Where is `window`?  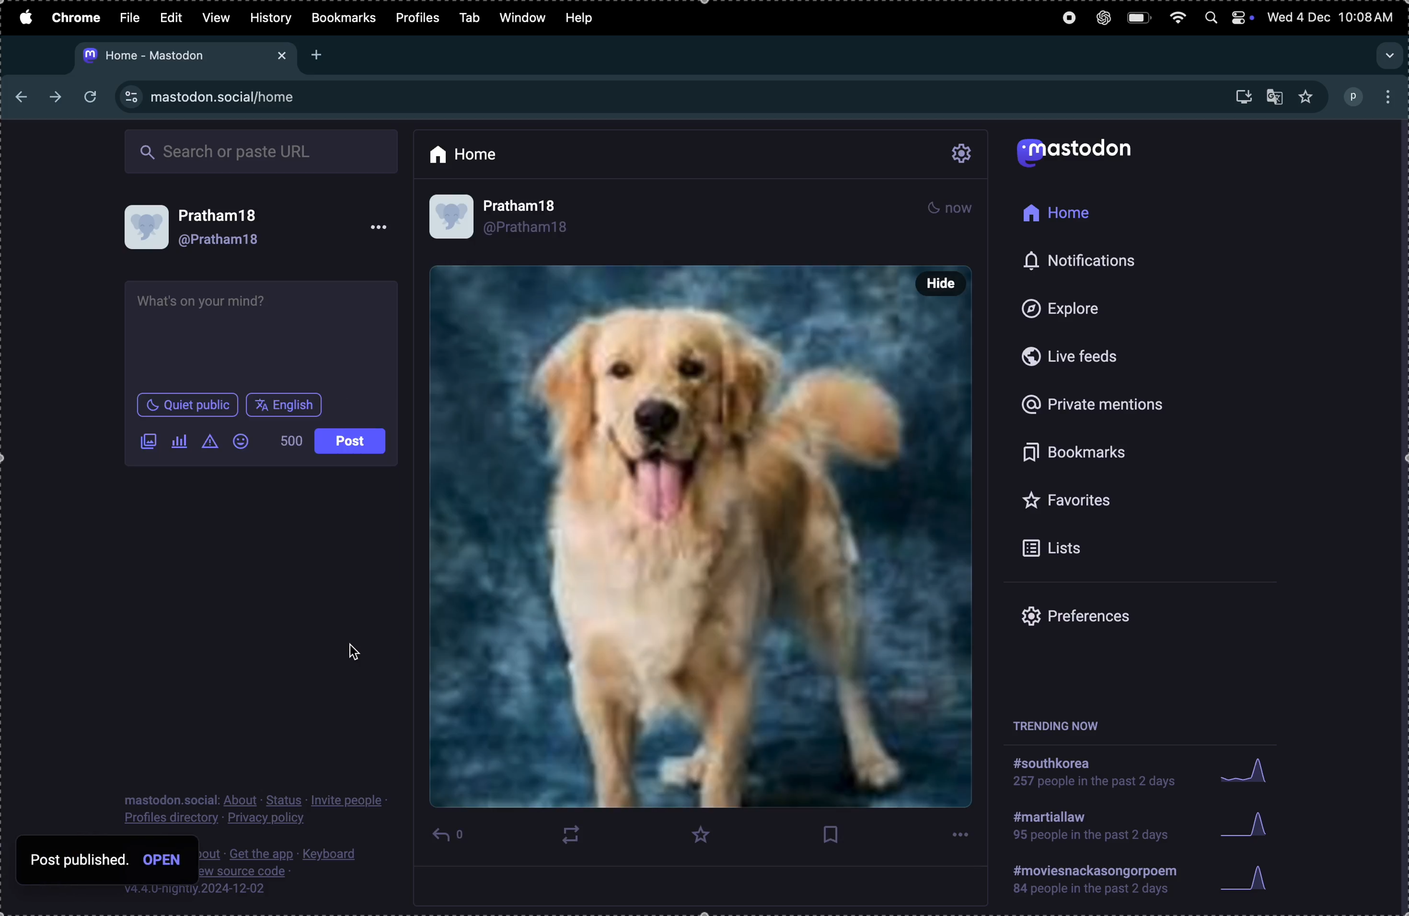 window is located at coordinates (523, 18).